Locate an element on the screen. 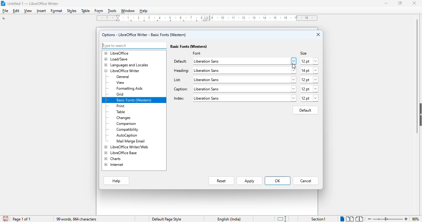 The height and width of the screenshot is (222, 422). formatting aids is located at coordinates (129, 88).